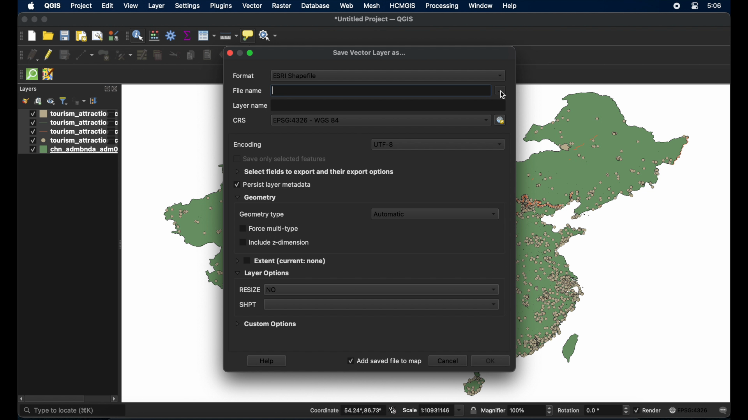 This screenshot has height=420, width=748. Describe the element at coordinates (49, 75) in the screenshot. I see `jsom remote` at that location.